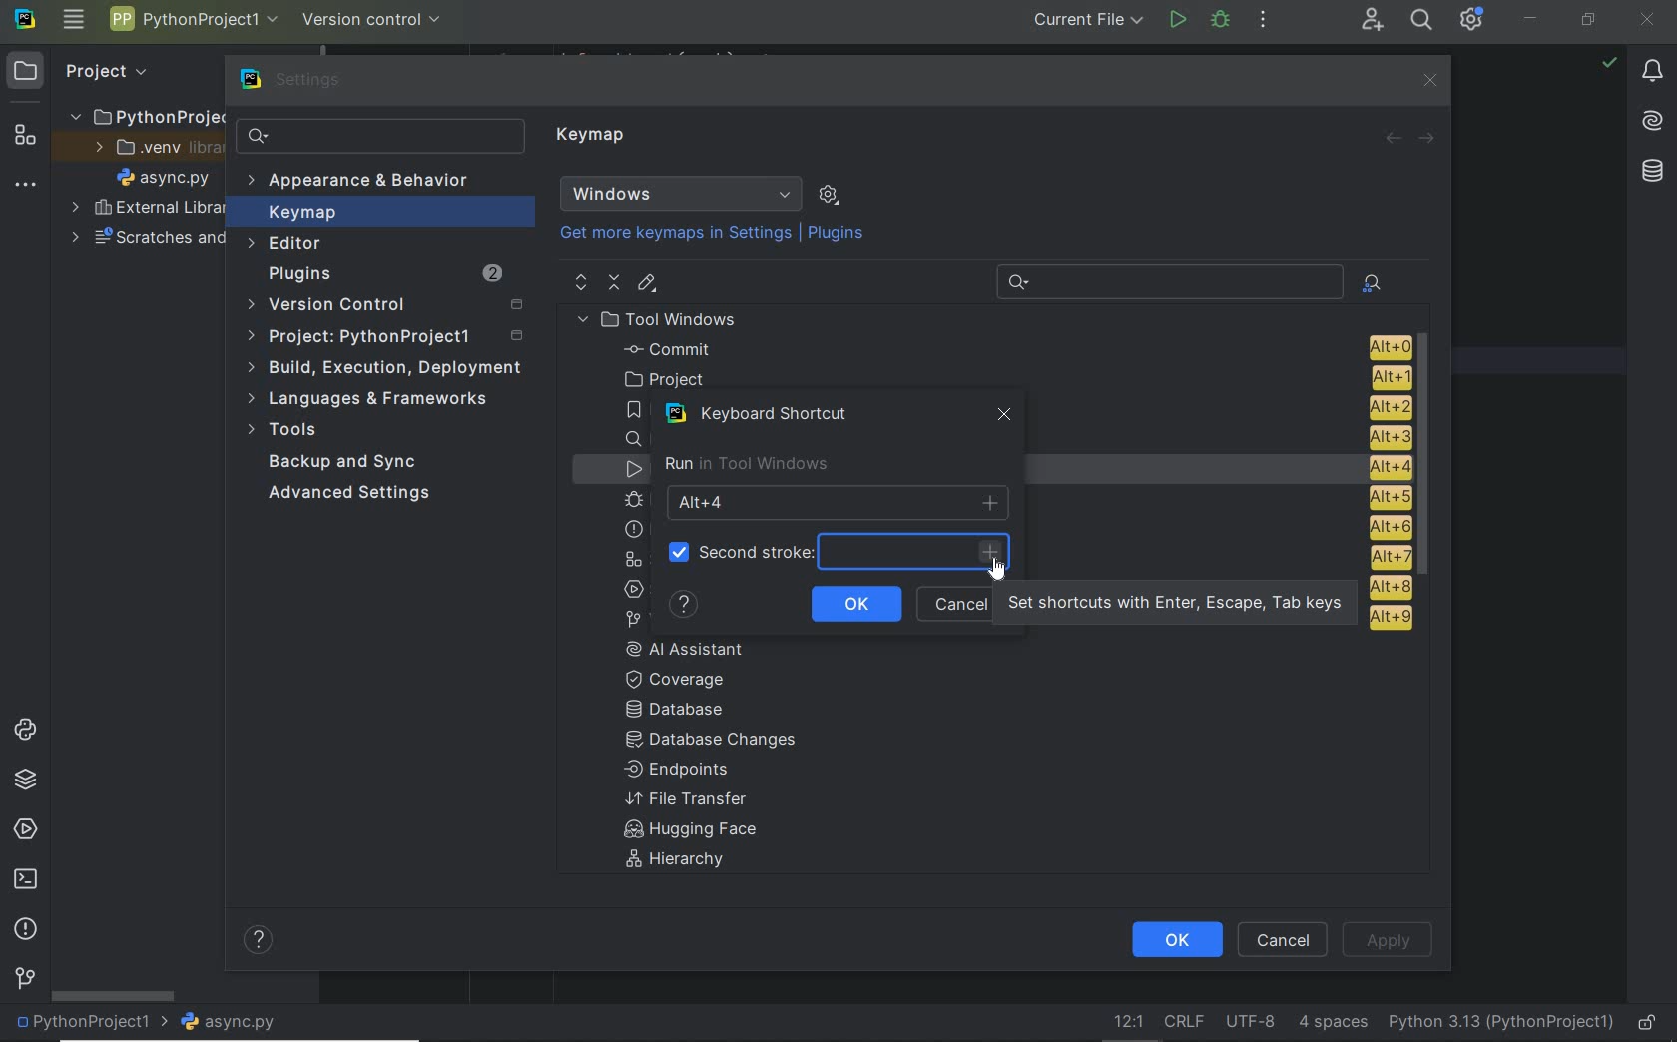  What do you see at coordinates (149, 148) in the screenshot?
I see `.venv` at bounding box center [149, 148].